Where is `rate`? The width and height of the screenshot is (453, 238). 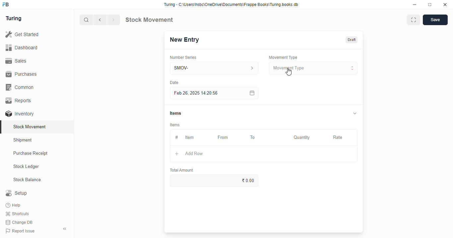 rate is located at coordinates (338, 138).